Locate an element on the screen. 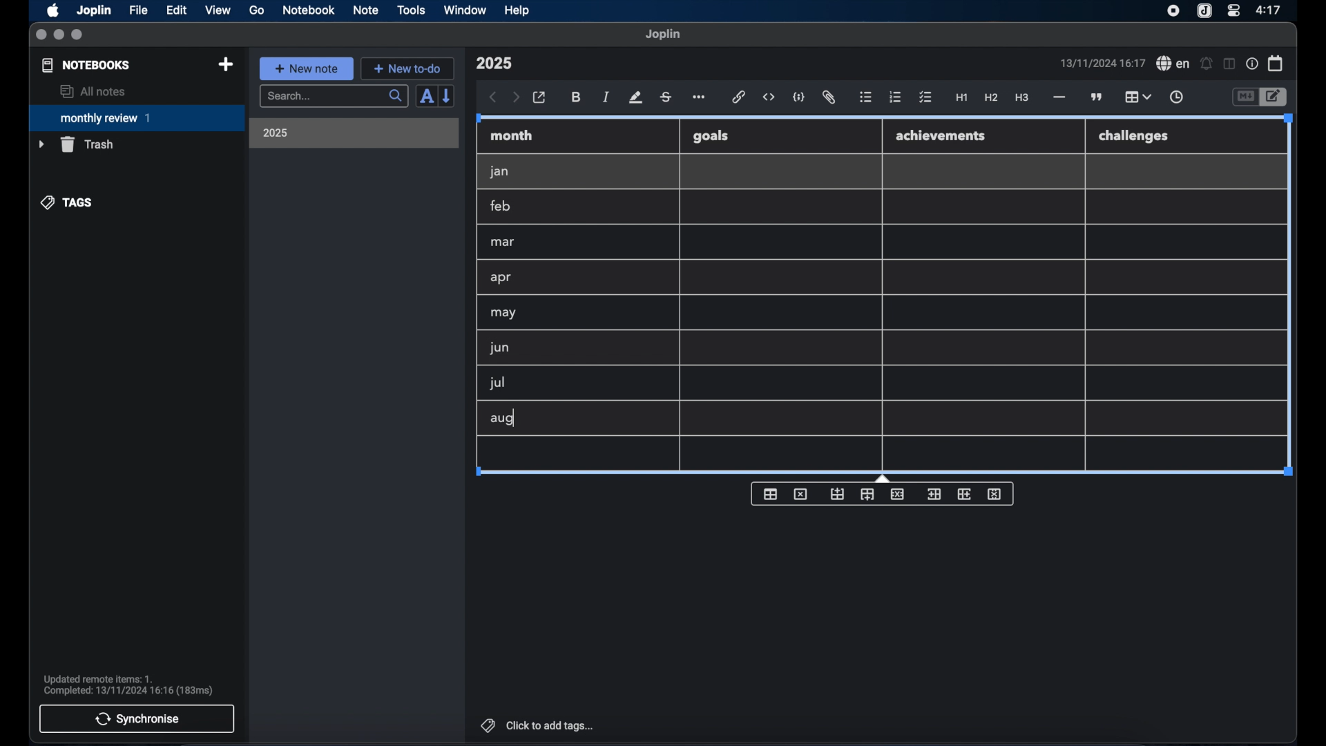 Image resolution: width=1326 pixels, height=746 pixels. check  list is located at coordinates (925, 98).